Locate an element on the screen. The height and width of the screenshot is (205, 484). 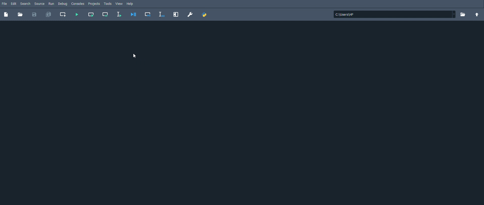
Run current cell is located at coordinates (91, 15).